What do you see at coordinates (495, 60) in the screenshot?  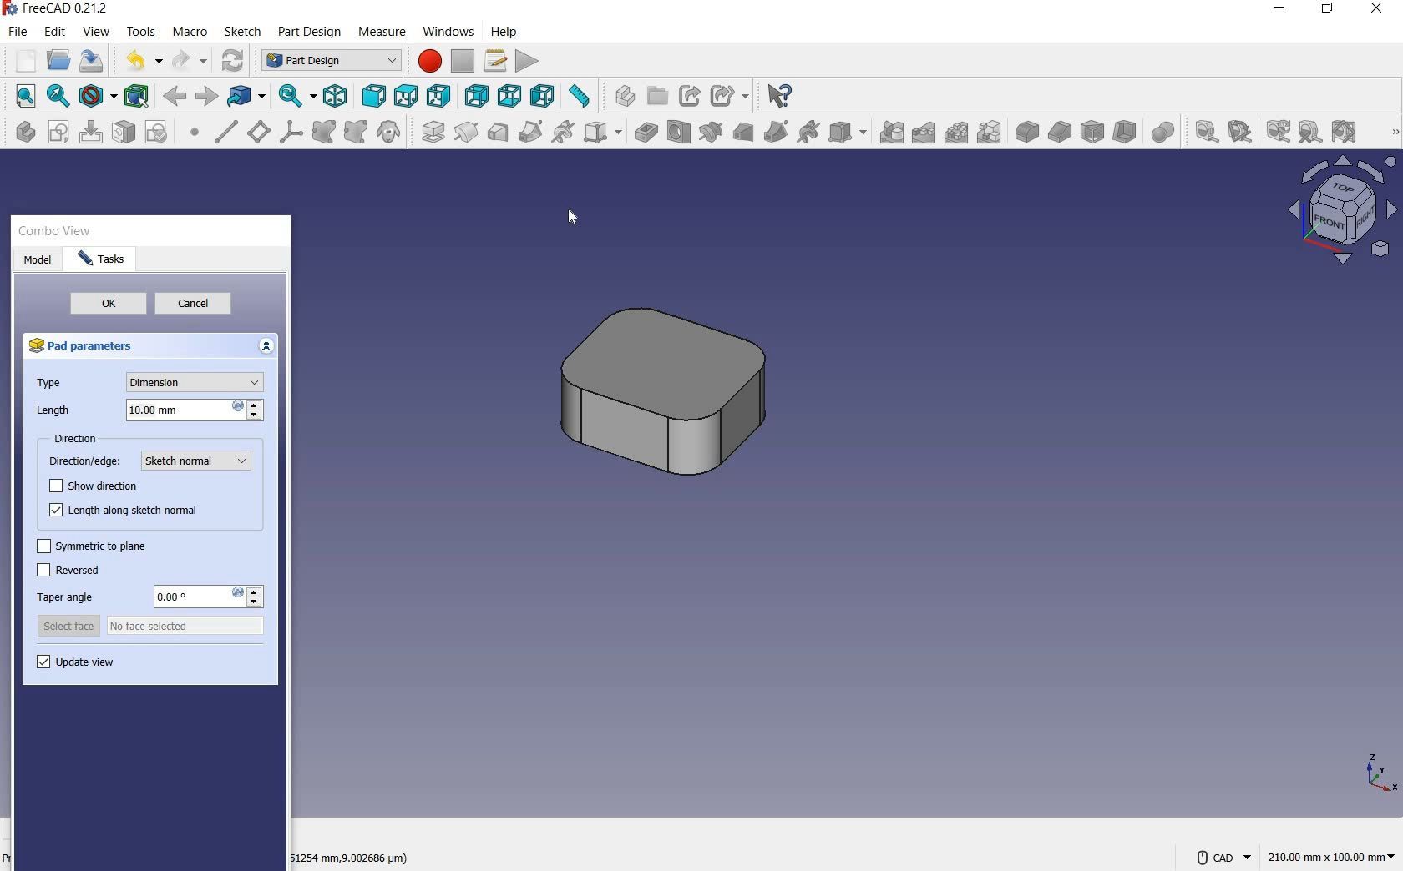 I see `macros` at bounding box center [495, 60].